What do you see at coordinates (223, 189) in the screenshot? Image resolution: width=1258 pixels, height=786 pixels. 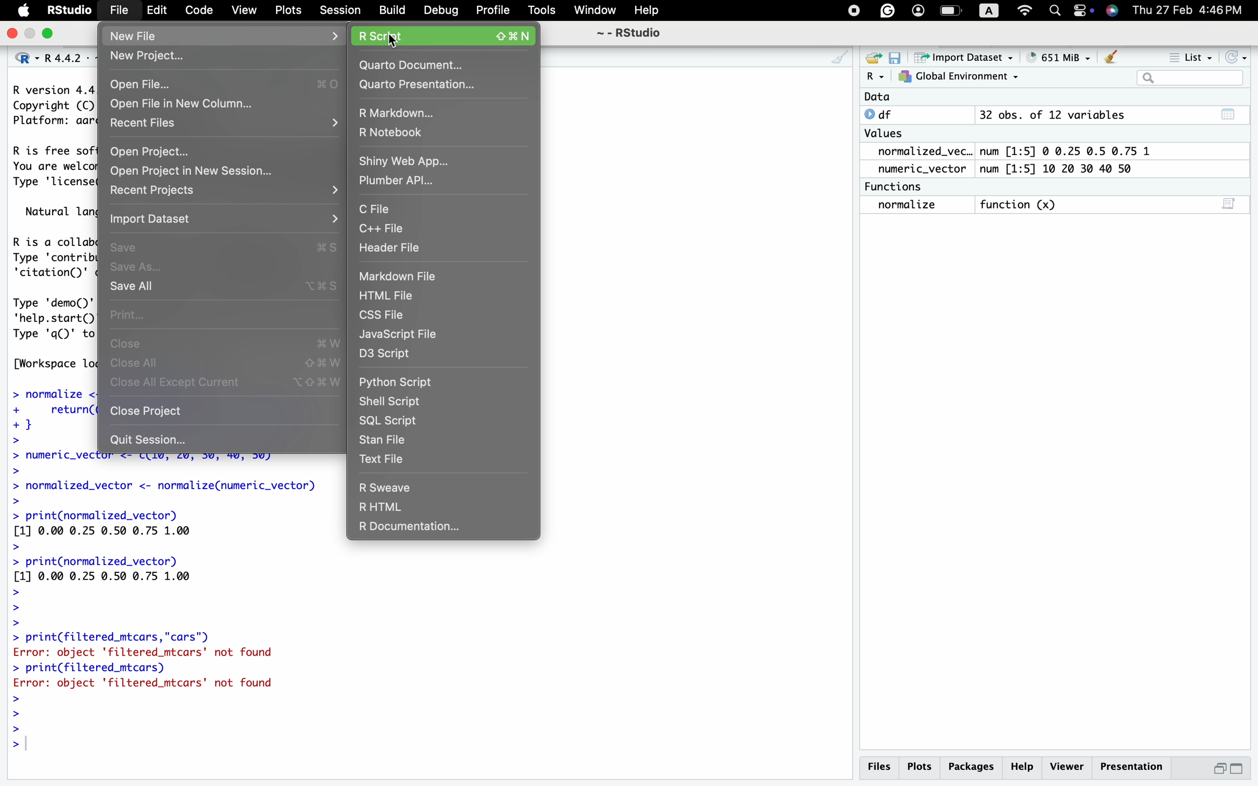 I see `Bn recent Frojects` at bounding box center [223, 189].